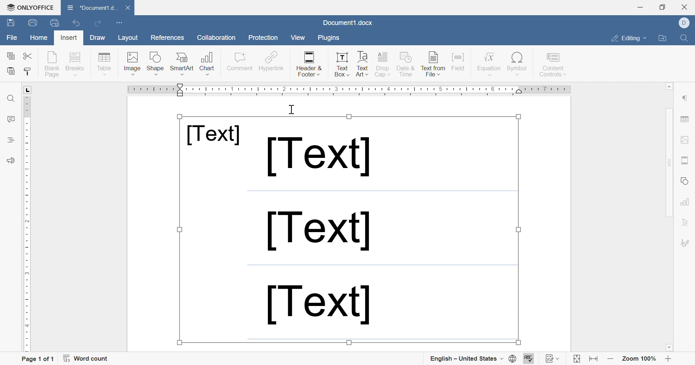 Image resolution: width=695 pixels, height=365 pixels. I want to click on Document1.docx, so click(346, 22).